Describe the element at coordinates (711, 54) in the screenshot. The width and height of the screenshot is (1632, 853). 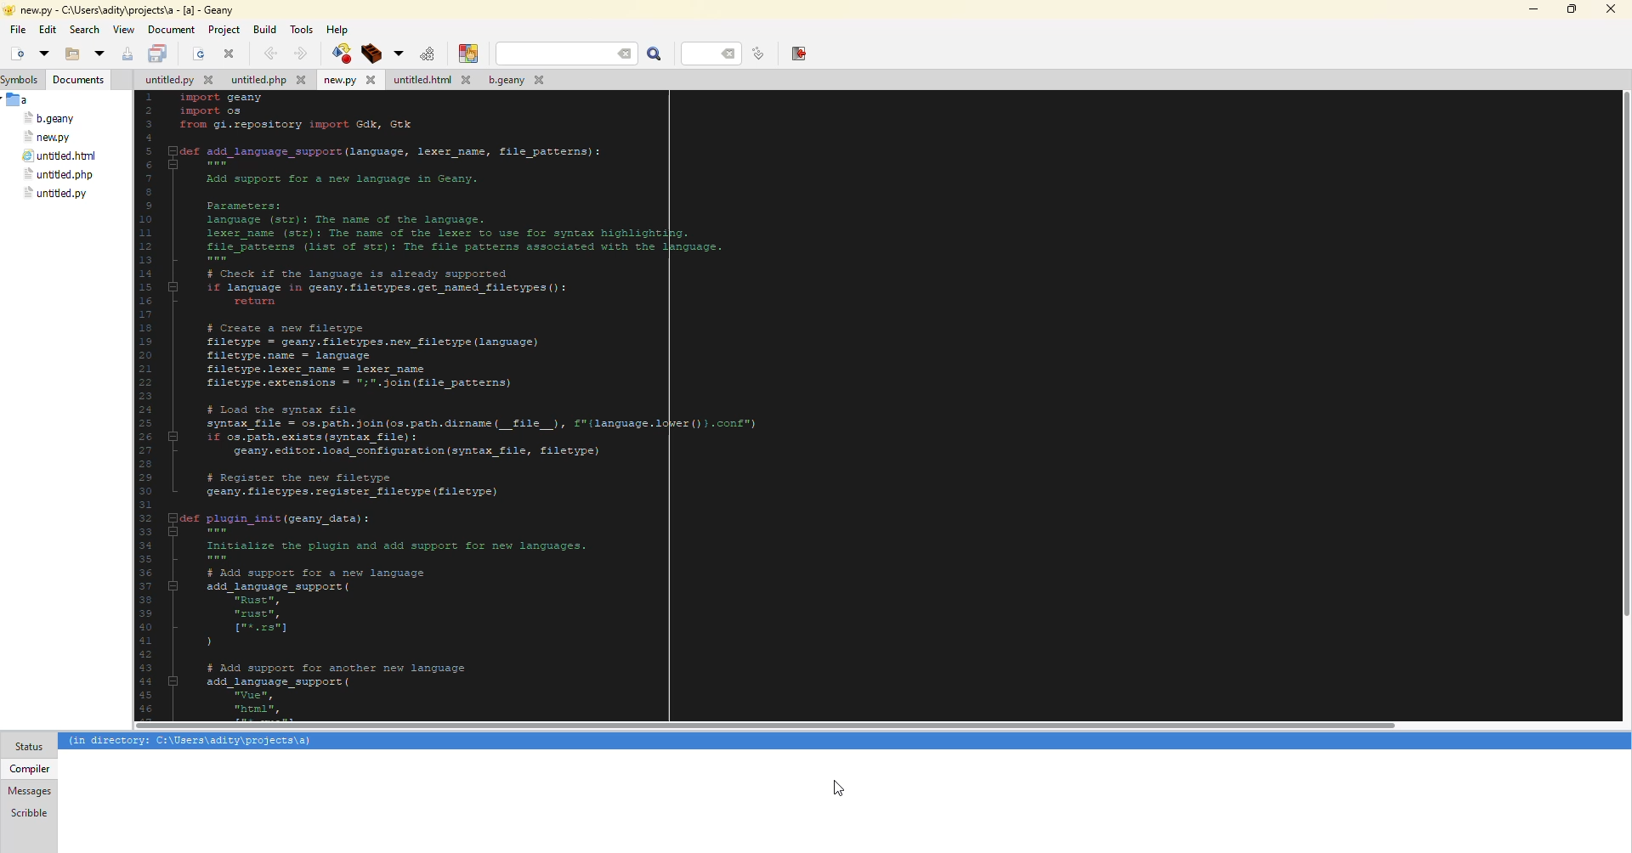
I see `line` at that location.